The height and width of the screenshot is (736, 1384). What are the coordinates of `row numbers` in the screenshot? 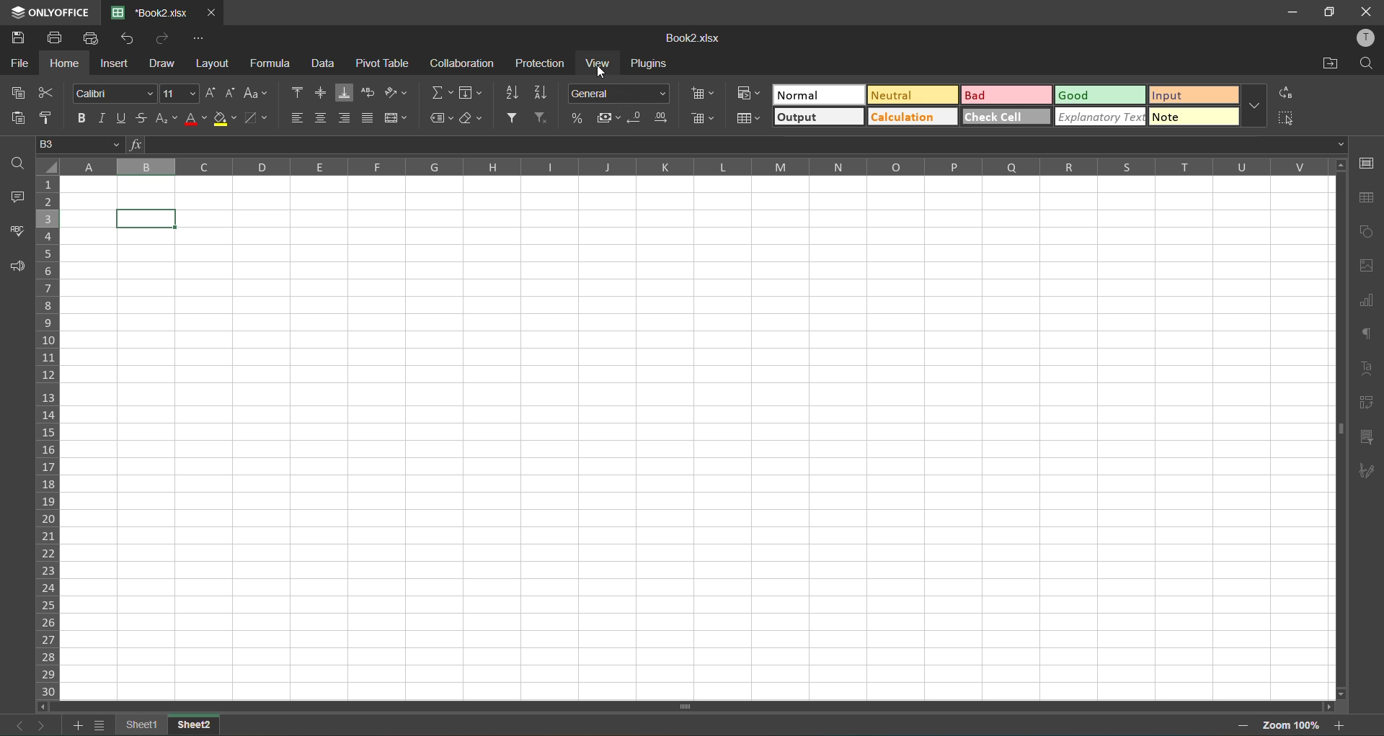 It's located at (49, 437).